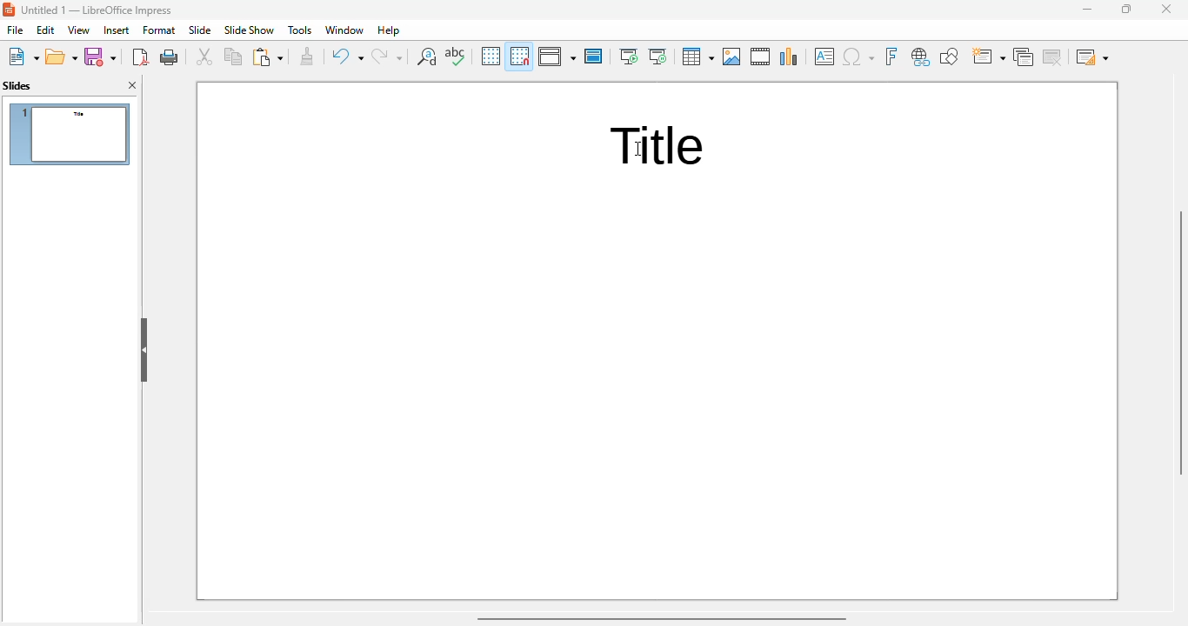  Describe the element at coordinates (17, 86) in the screenshot. I see `slides` at that location.